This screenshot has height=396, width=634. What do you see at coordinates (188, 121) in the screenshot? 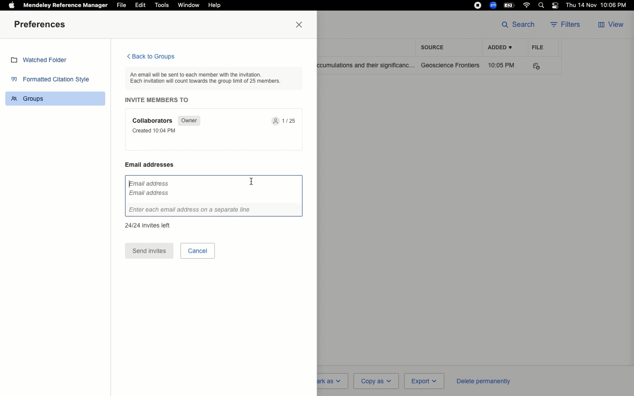
I see `Owner` at bounding box center [188, 121].